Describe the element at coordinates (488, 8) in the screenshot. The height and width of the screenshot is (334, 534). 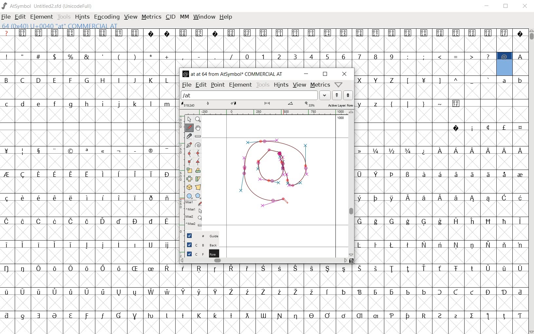
I see `MINIMIZE` at that location.